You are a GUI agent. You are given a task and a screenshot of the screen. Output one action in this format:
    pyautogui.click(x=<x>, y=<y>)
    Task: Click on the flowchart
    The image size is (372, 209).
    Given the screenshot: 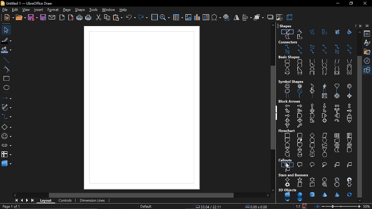 What is the action you would take?
    pyautogui.click(x=287, y=131)
    